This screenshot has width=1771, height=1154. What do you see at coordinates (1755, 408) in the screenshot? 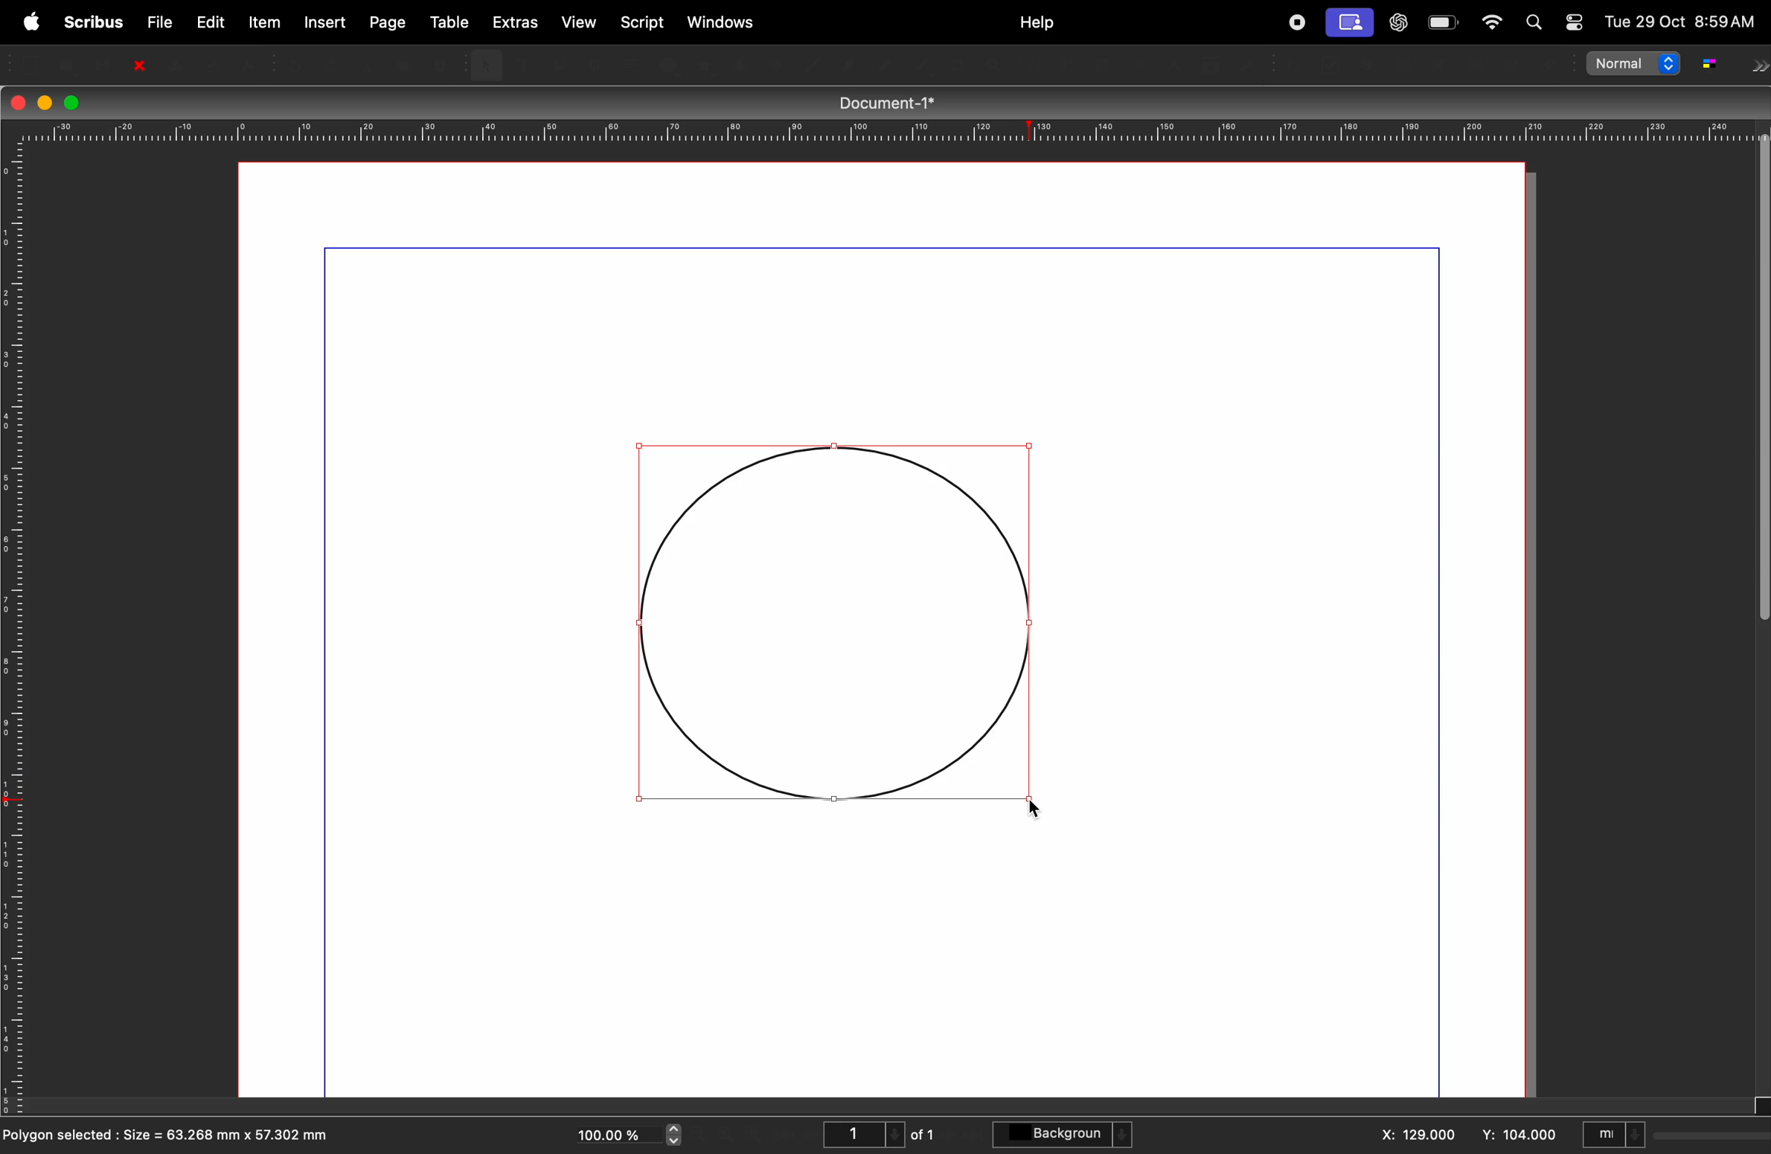
I see `verticle sidebar` at bounding box center [1755, 408].